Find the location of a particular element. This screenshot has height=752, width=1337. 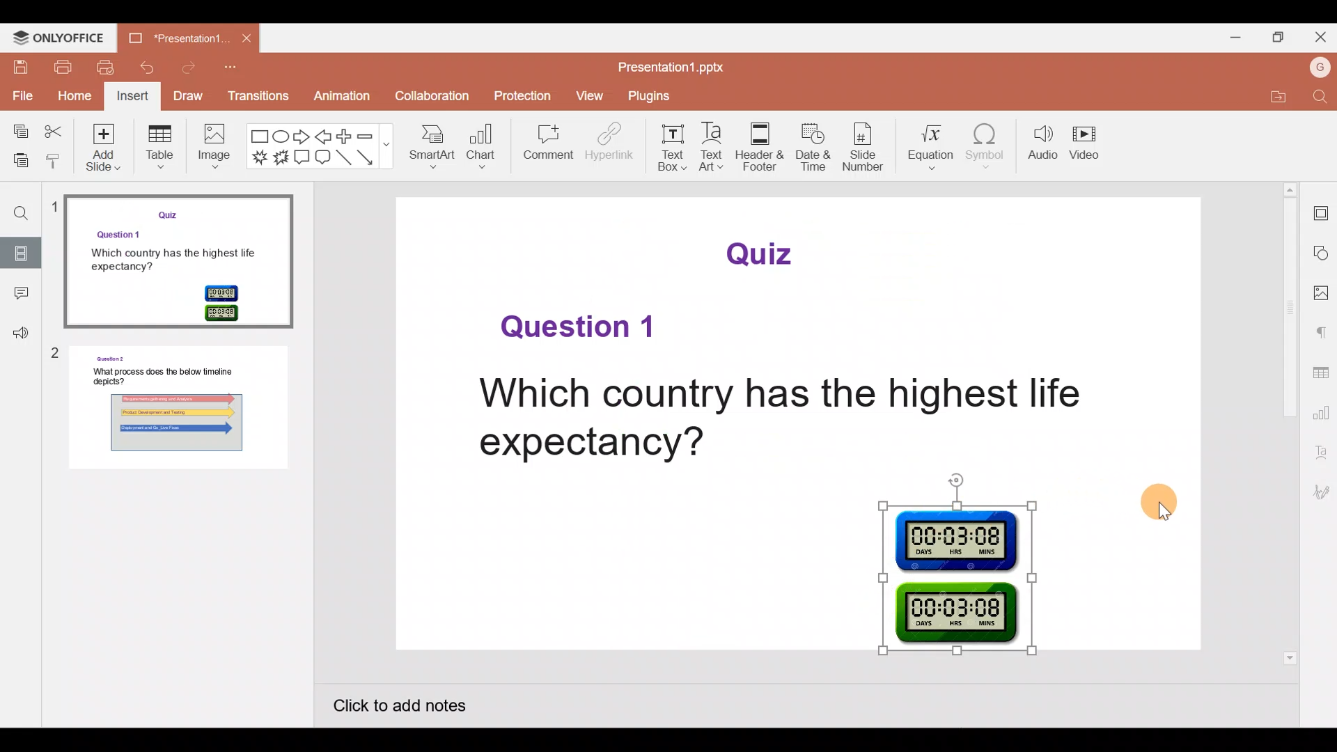

Paragraph settings is located at coordinates (1322, 333).